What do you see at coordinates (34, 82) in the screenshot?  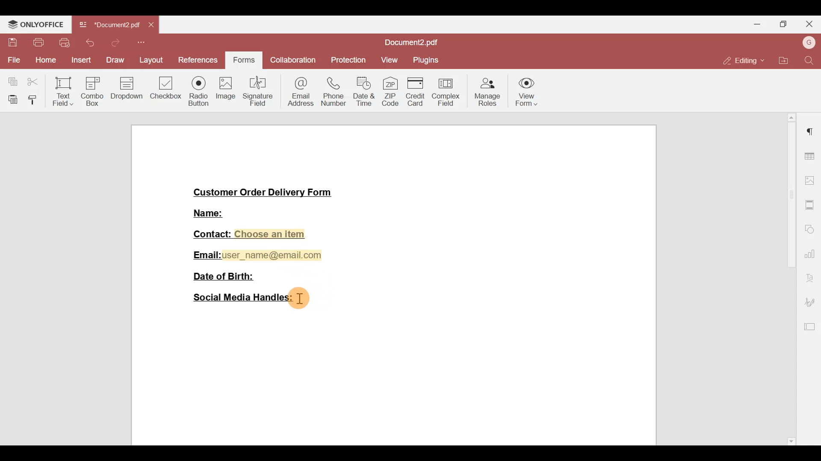 I see `Cut` at bounding box center [34, 82].